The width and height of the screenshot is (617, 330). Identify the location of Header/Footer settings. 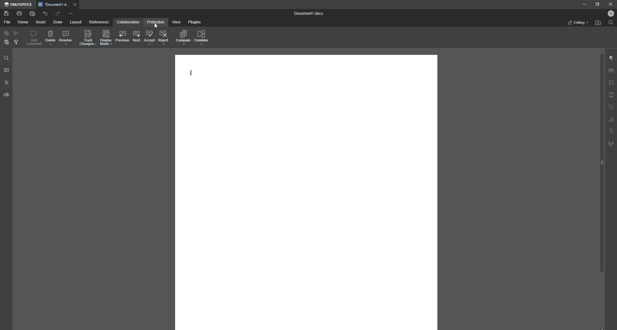
(612, 95).